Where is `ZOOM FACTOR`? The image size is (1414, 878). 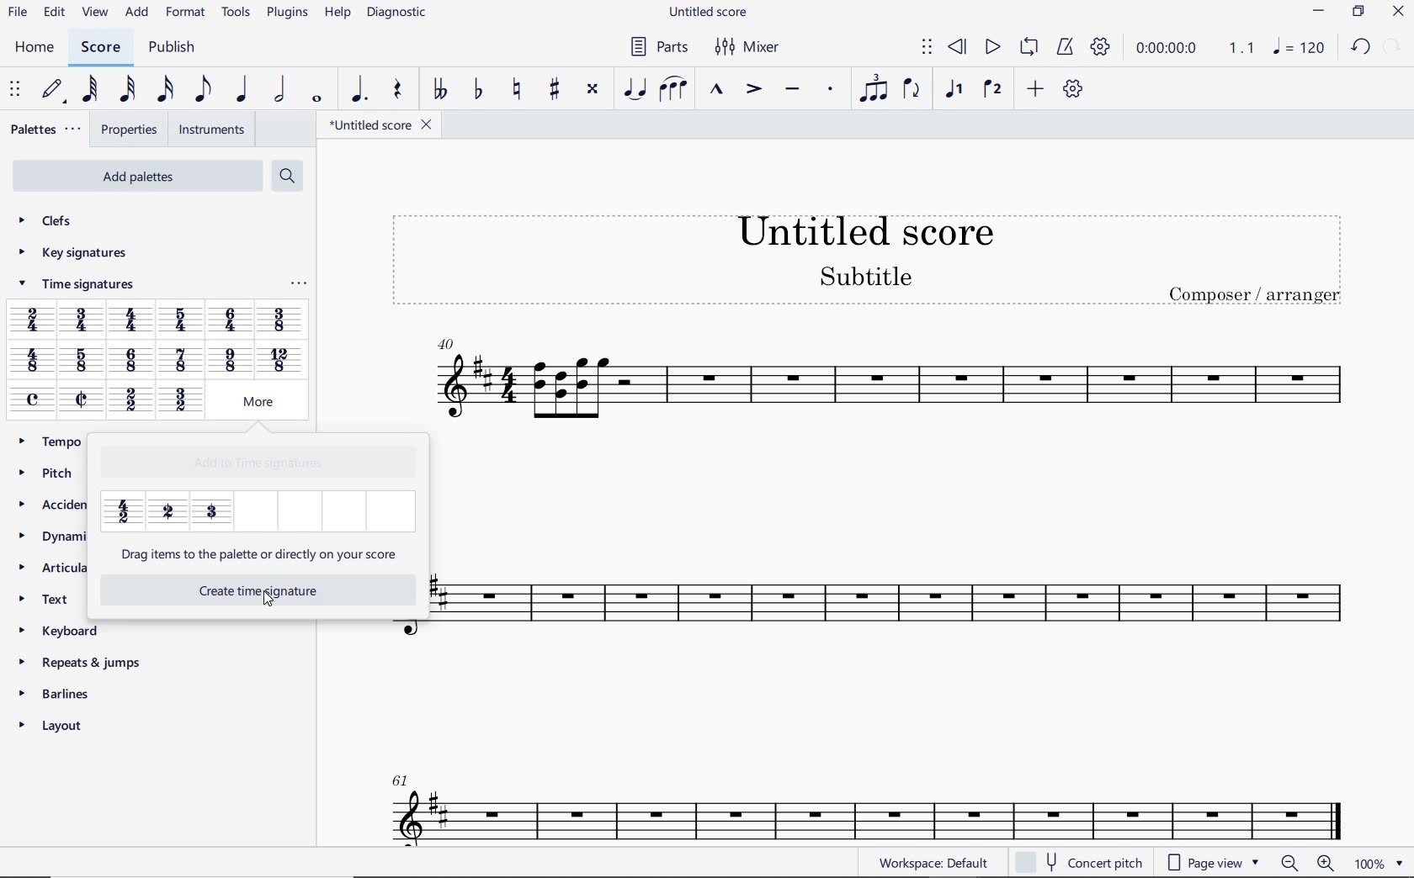 ZOOM FACTOR is located at coordinates (1378, 864).